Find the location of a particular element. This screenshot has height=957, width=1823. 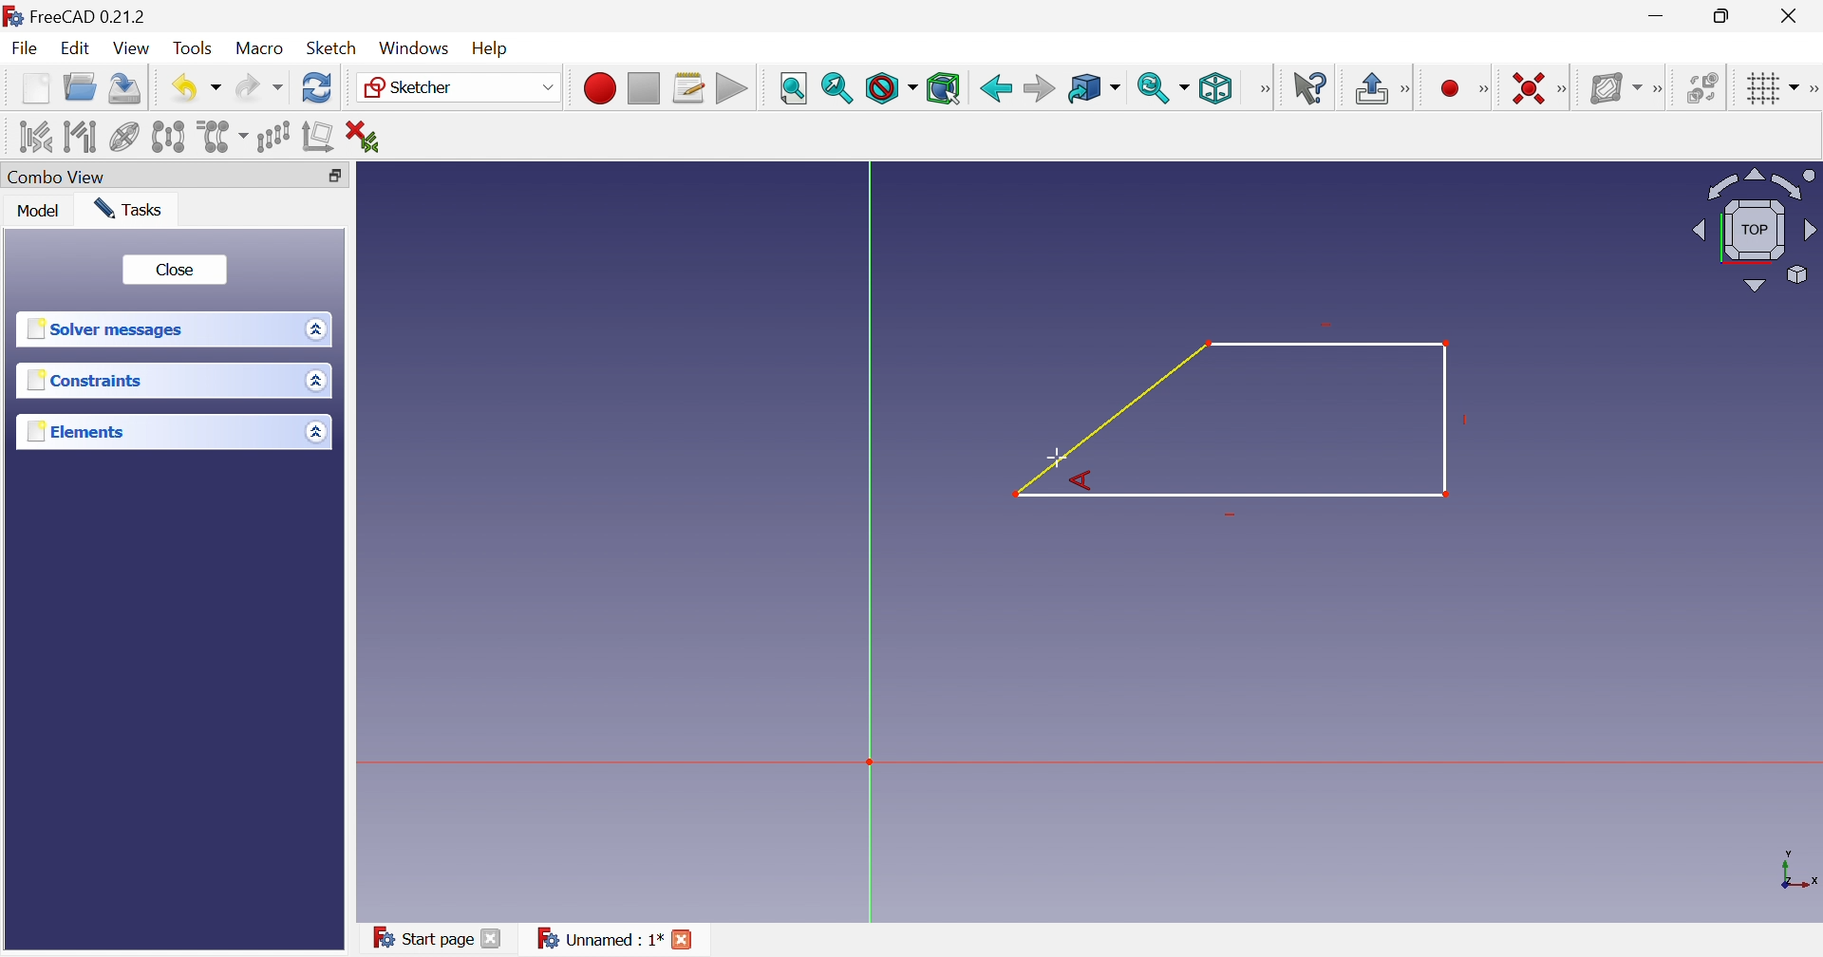

Solver messages is located at coordinates (110, 330).